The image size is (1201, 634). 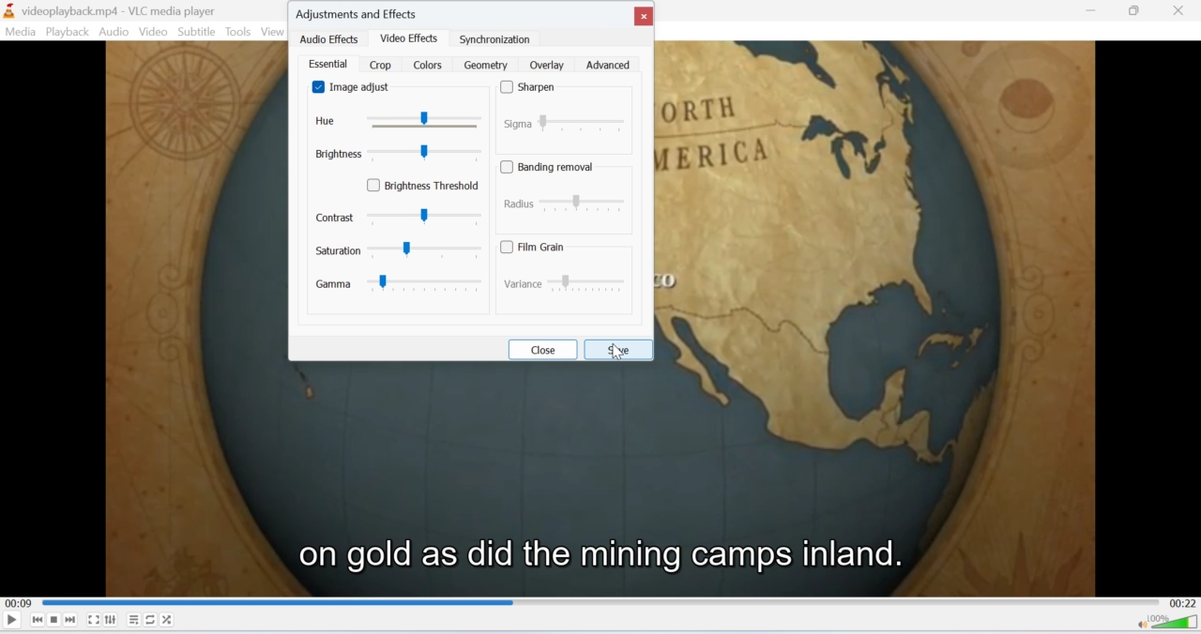 What do you see at coordinates (68, 32) in the screenshot?
I see `Playback` at bounding box center [68, 32].